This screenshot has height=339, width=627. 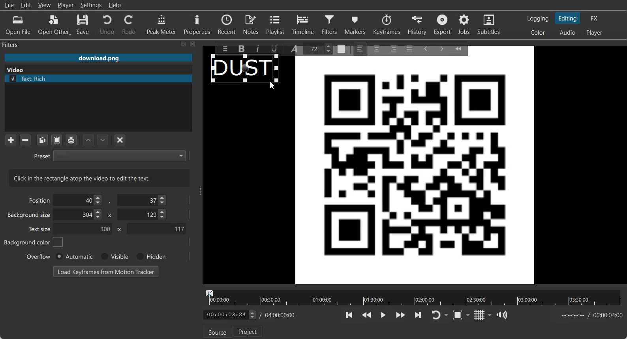 What do you see at coordinates (156, 228) in the screenshot?
I see `Text Size Y- Coordinate` at bounding box center [156, 228].